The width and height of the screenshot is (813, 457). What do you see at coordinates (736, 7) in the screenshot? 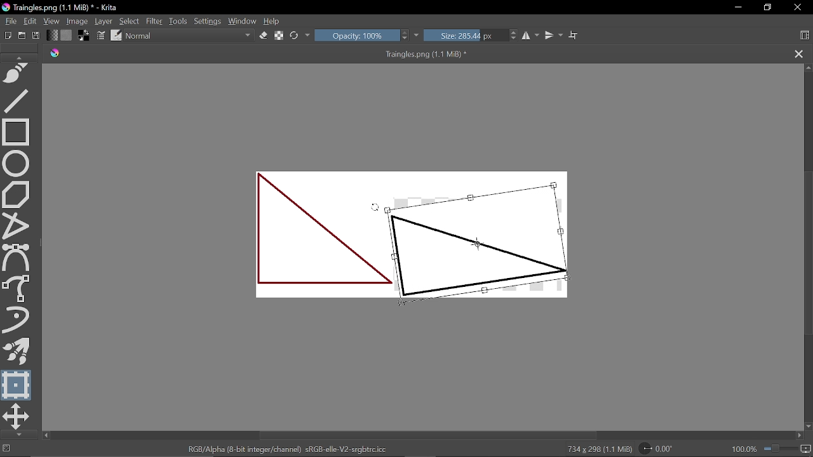
I see `Minimize` at bounding box center [736, 7].